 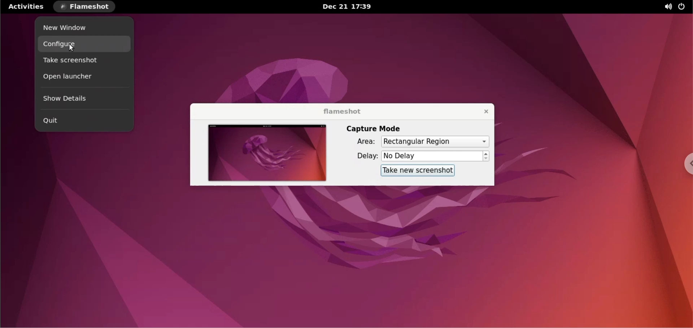 I want to click on Dec  21 17:39, so click(x=348, y=7).